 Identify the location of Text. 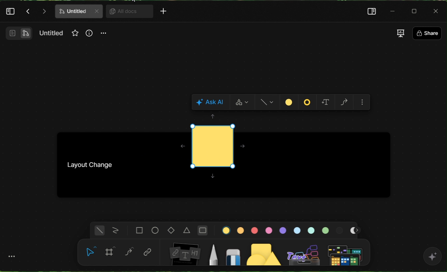
(325, 102).